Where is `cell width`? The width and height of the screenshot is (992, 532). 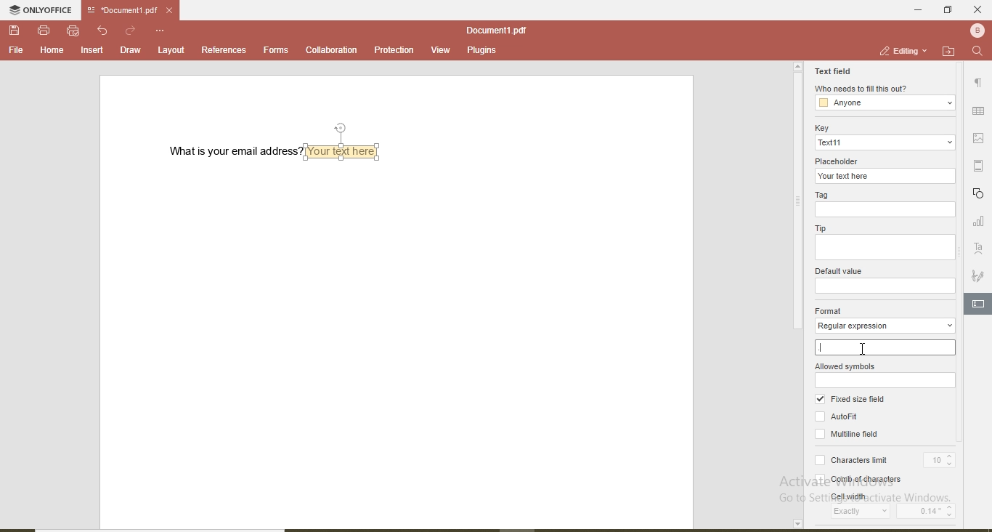 cell width is located at coordinates (855, 496).